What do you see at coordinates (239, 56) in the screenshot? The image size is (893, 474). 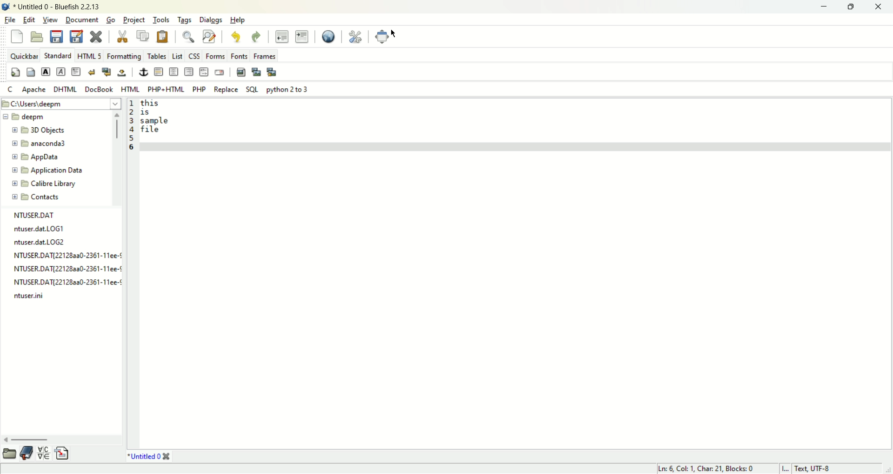 I see `fonts` at bounding box center [239, 56].